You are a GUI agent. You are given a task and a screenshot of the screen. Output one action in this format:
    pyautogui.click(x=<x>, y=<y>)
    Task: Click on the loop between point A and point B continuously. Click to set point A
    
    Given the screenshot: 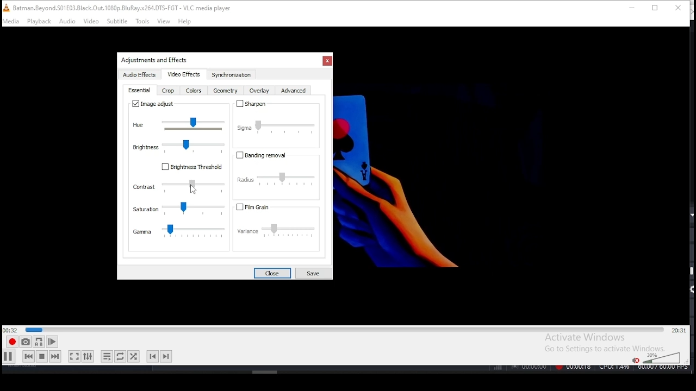 What is the action you would take?
    pyautogui.click(x=38, y=342)
    